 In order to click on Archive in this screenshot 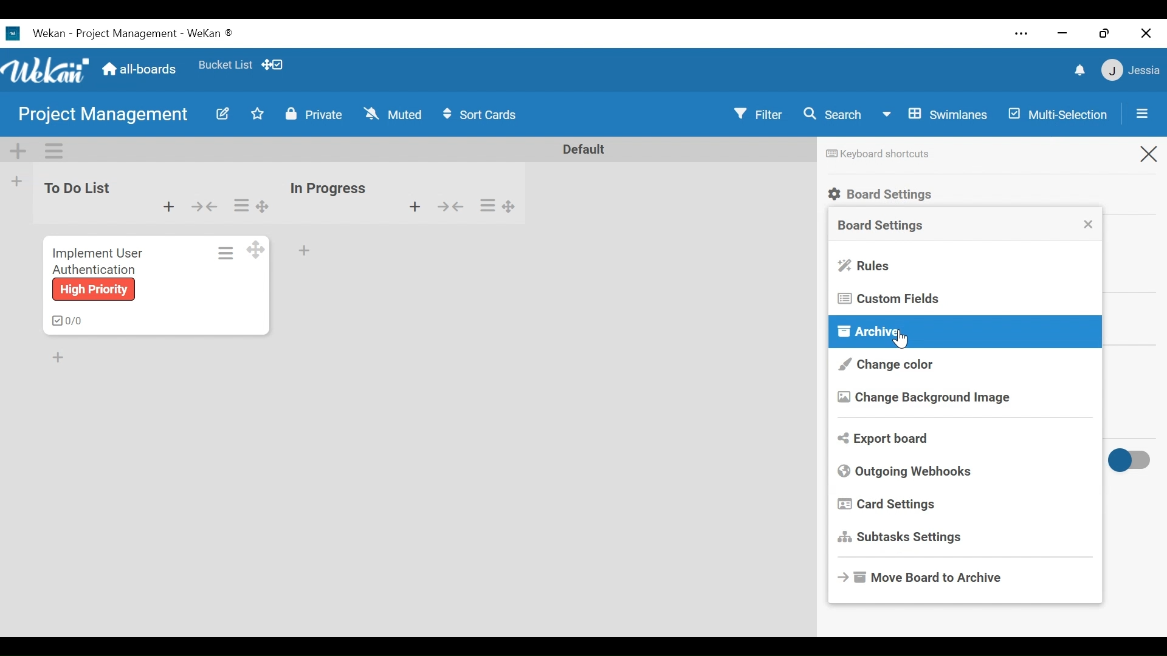, I will do `click(964, 330)`.